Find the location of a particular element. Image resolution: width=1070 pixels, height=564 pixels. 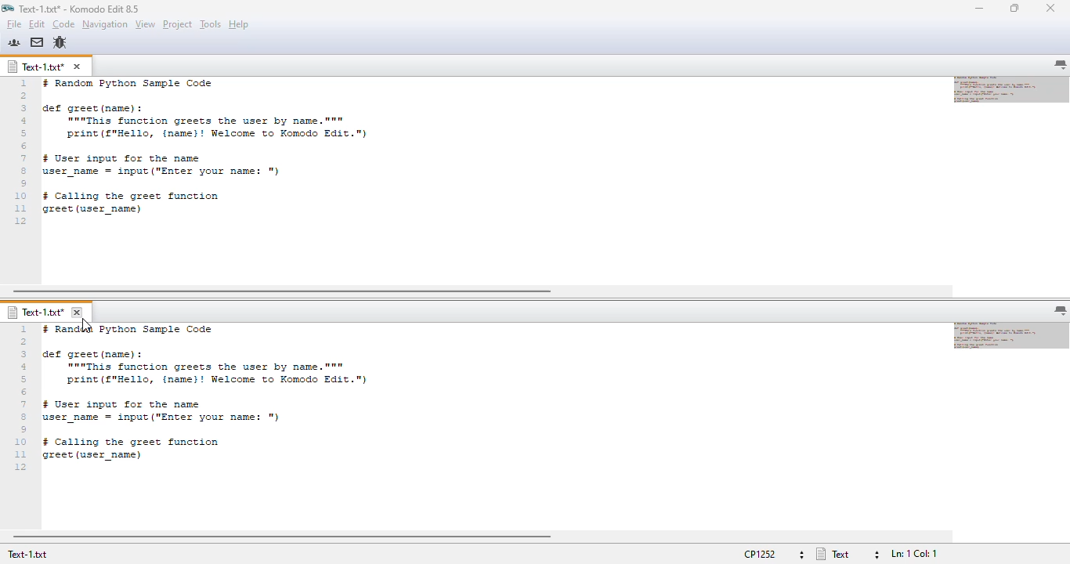

edit is located at coordinates (37, 24).